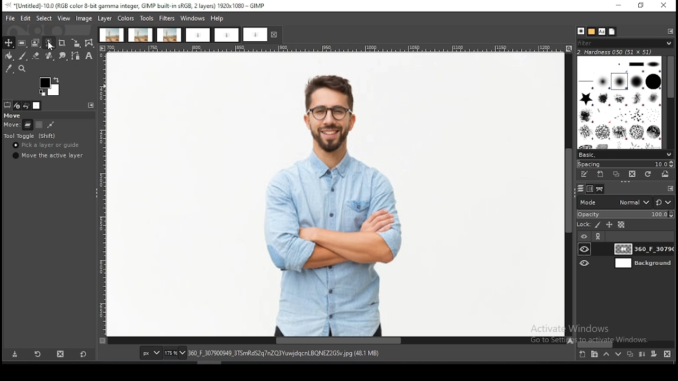  I want to click on colors, so click(126, 19).